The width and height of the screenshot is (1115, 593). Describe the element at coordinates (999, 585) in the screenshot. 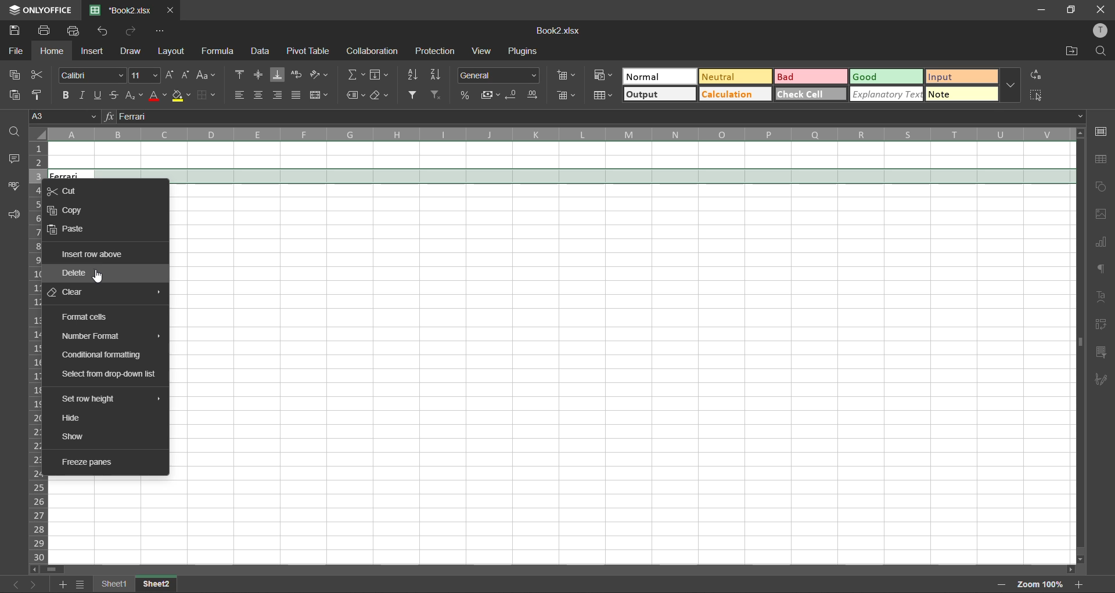

I see `zoom out` at that location.